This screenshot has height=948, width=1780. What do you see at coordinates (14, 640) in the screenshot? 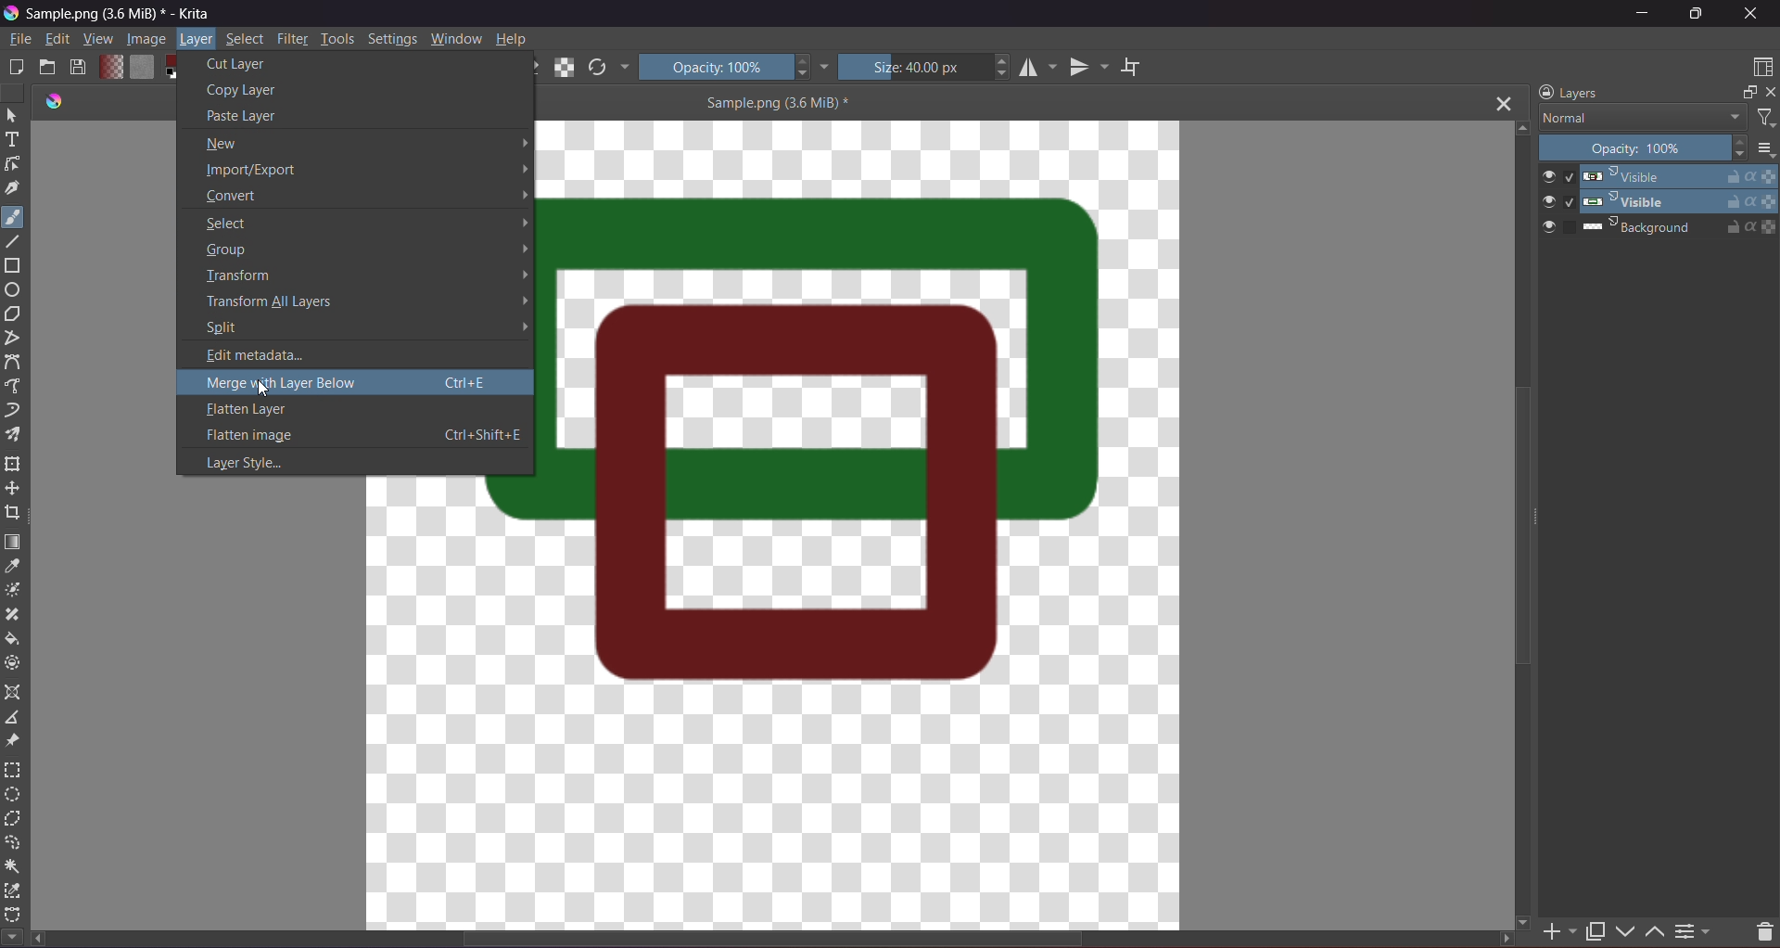
I see `Fill color` at bounding box center [14, 640].